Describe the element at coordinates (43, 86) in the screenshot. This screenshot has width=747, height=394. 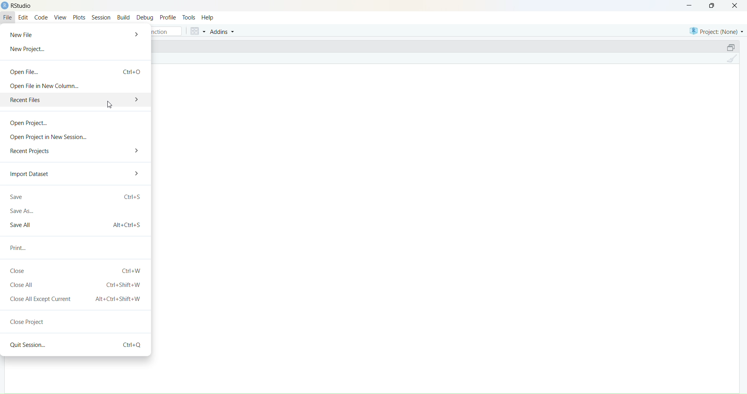
I see `Open File in New Column...` at that location.